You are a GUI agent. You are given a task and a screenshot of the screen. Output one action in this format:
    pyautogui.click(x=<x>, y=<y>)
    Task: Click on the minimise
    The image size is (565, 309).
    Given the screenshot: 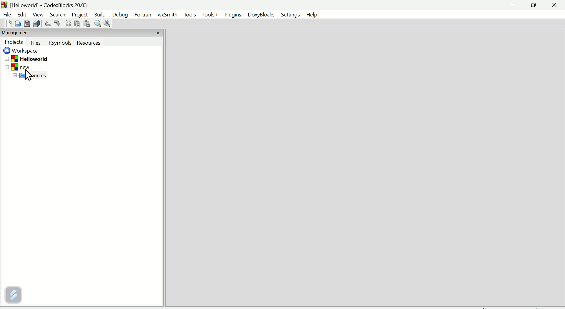 What is the action you would take?
    pyautogui.click(x=514, y=6)
    